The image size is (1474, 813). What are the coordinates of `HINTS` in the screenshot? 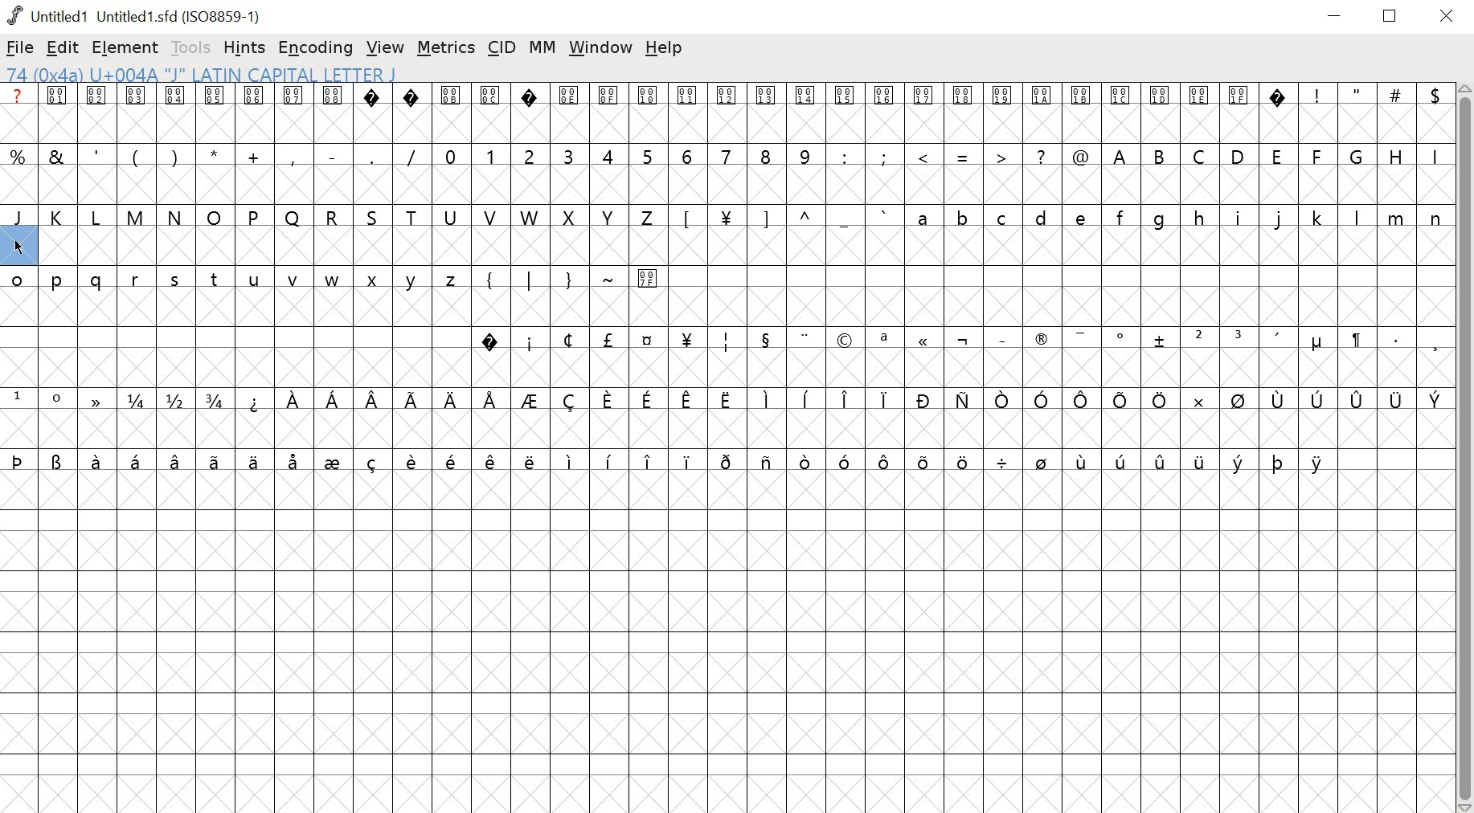 It's located at (246, 49).